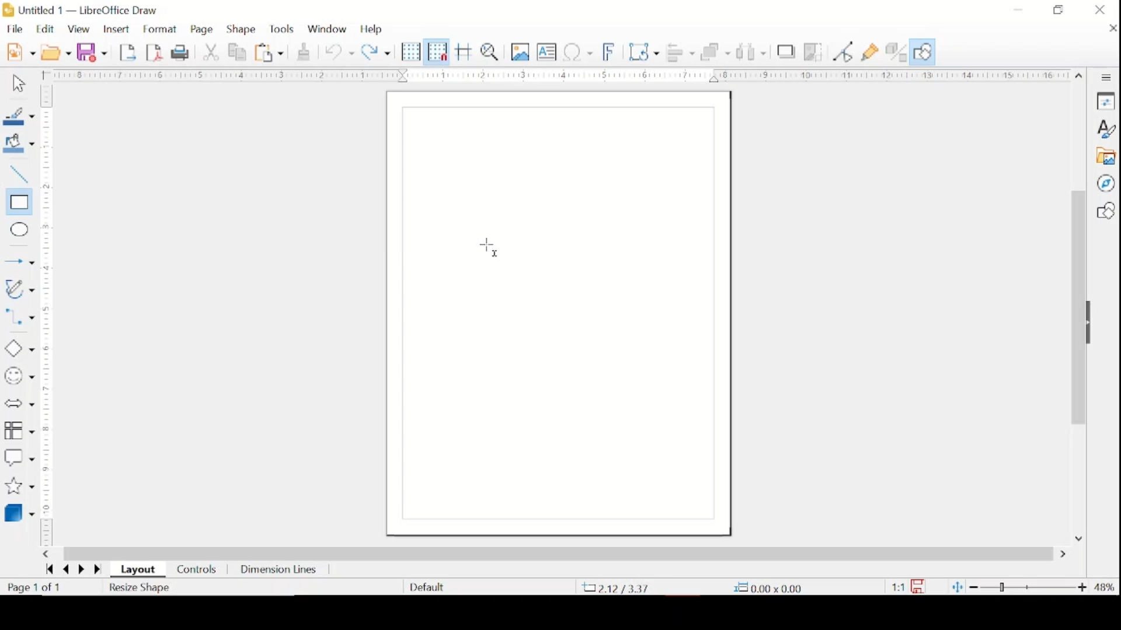 The image size is (1121, 630). Describe the element at coordinates (46, 554) in the screenshot. I see `scroll left arrow` at that location.